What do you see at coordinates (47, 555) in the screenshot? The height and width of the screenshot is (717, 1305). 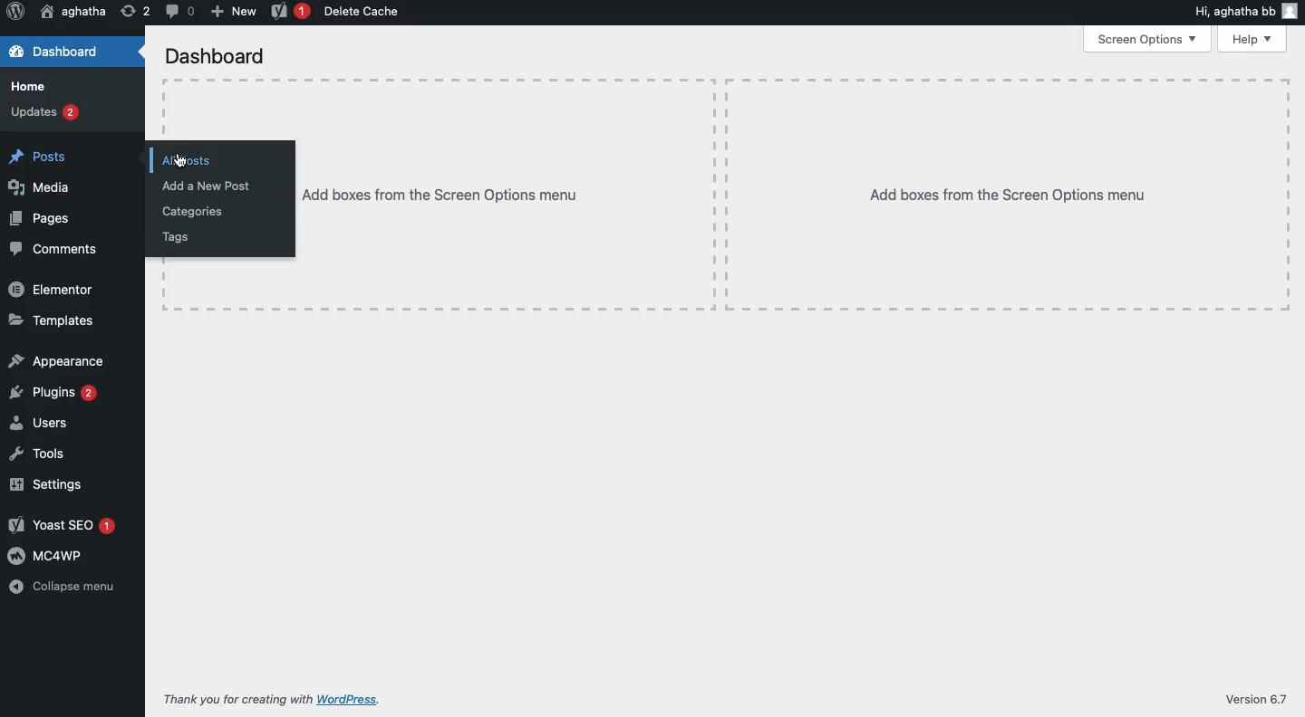 I see `mcawe` at bounding box center [47, 555].